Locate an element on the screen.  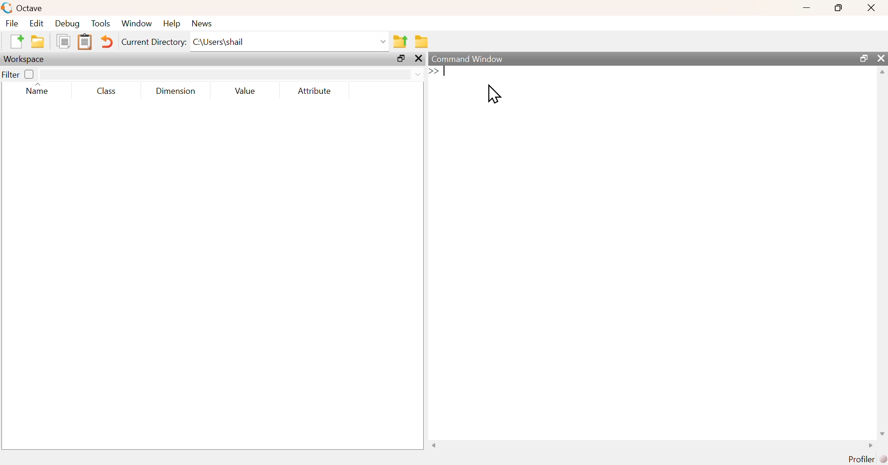
Undo is located at coordinates (108, 43).